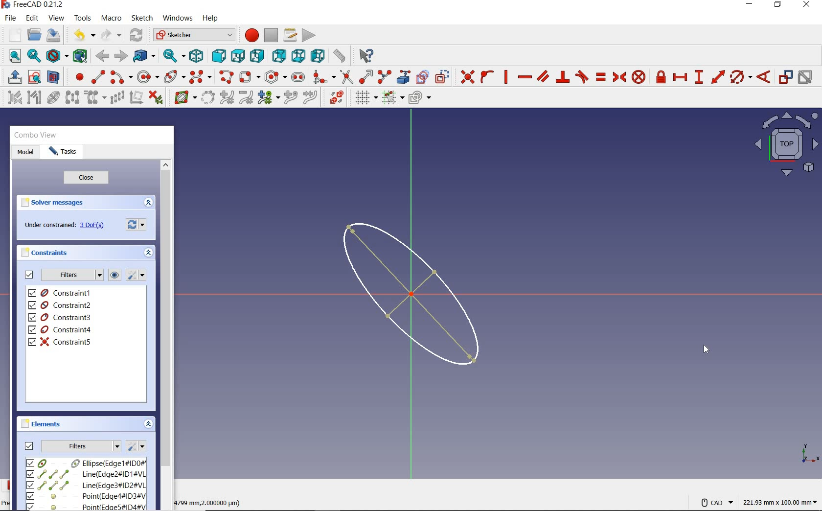 The width and height of the screenshot is (822, 511). What do you see at coordinates (87, 506) in the screenshot?
I see `element5` at bounding box center [87, 506].